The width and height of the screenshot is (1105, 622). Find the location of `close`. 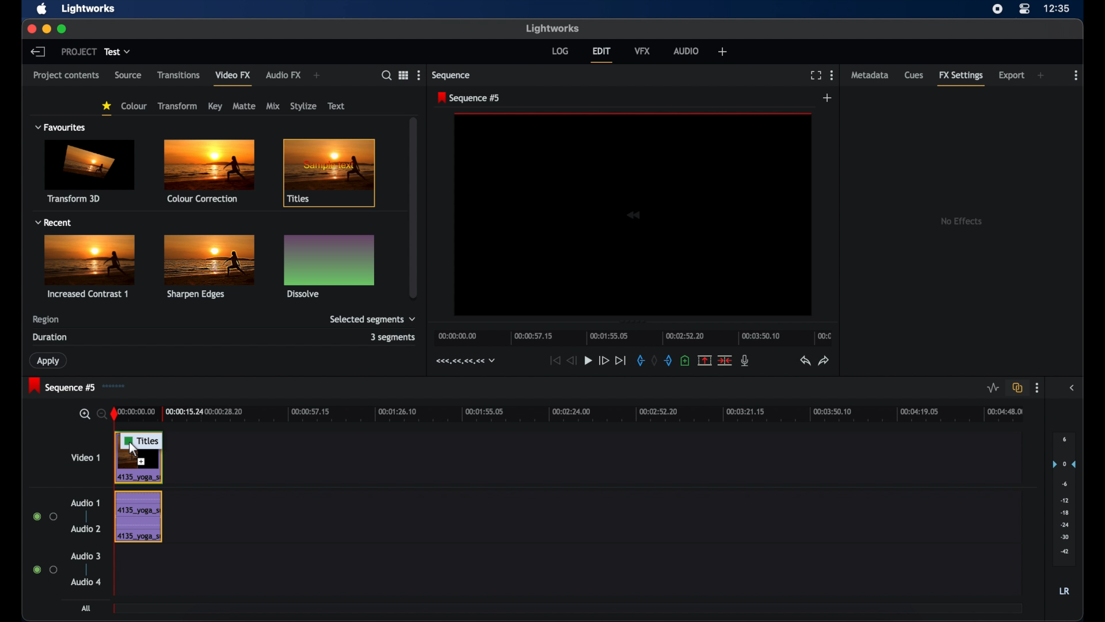

close is located at coordinates (31, 28).